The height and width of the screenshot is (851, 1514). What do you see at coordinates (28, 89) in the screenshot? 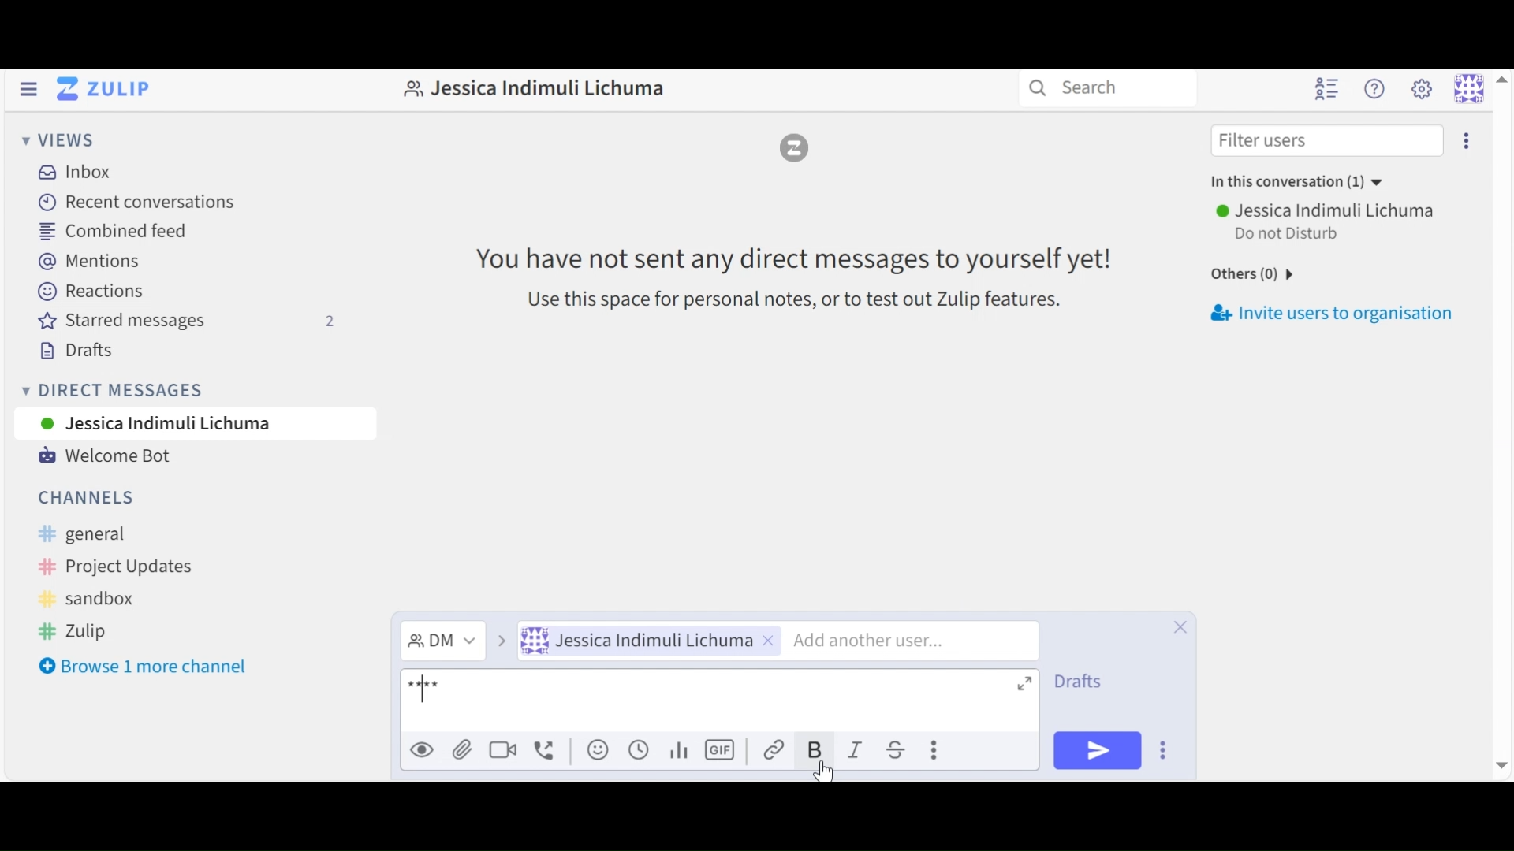
I see `Hide left Sidebar` at bounding box center [28, 89].